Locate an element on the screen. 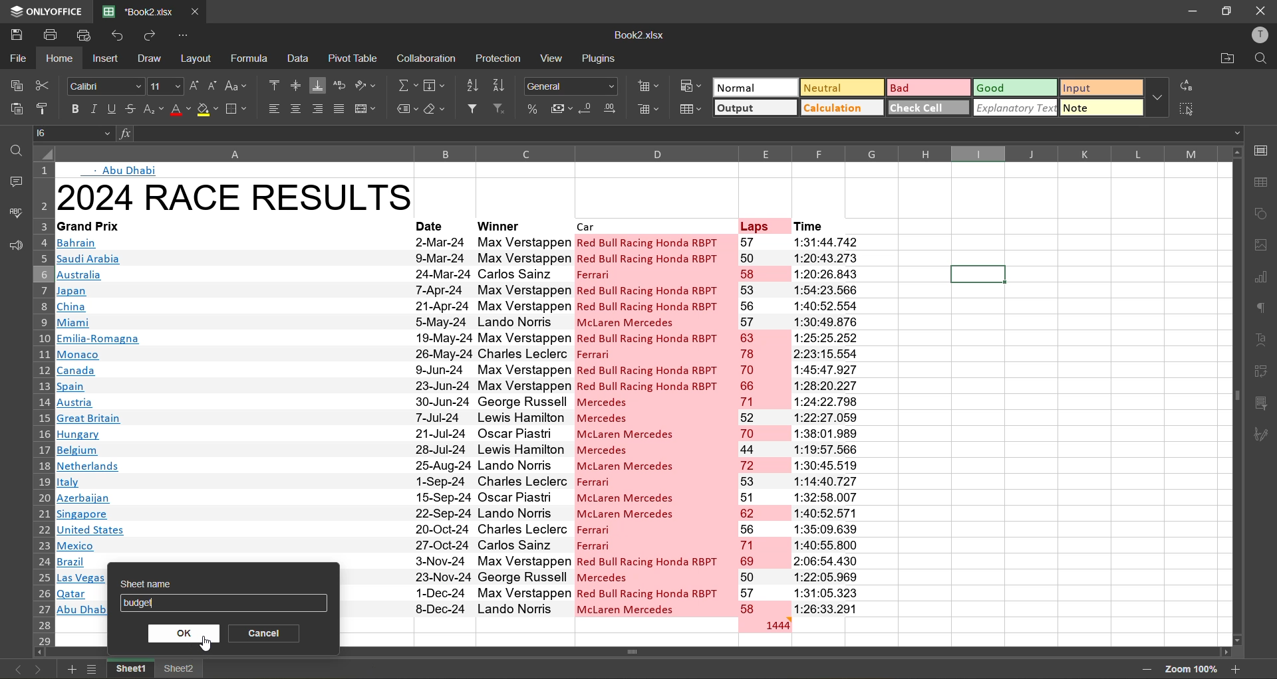 This screenshot has width=1277, height=679. change case is located at coordinates (239, 86).